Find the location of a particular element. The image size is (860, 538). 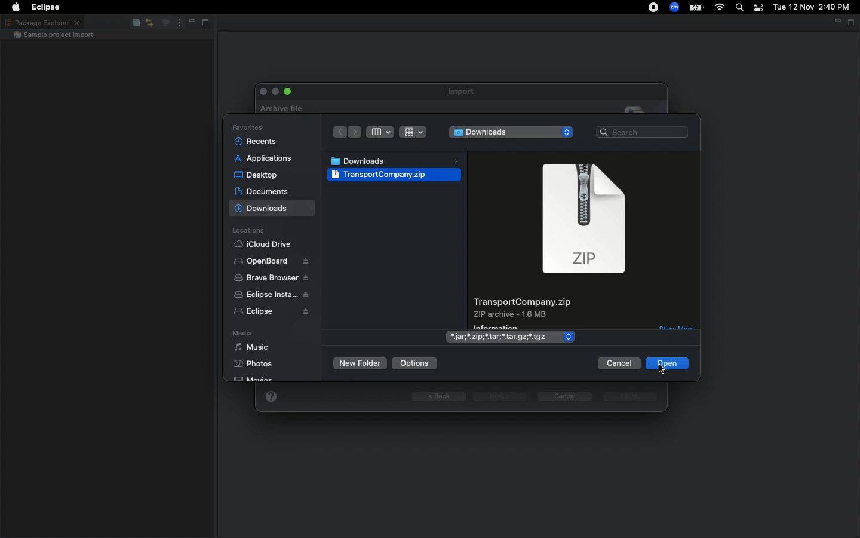

New folder is located at coordinates (360, 365).